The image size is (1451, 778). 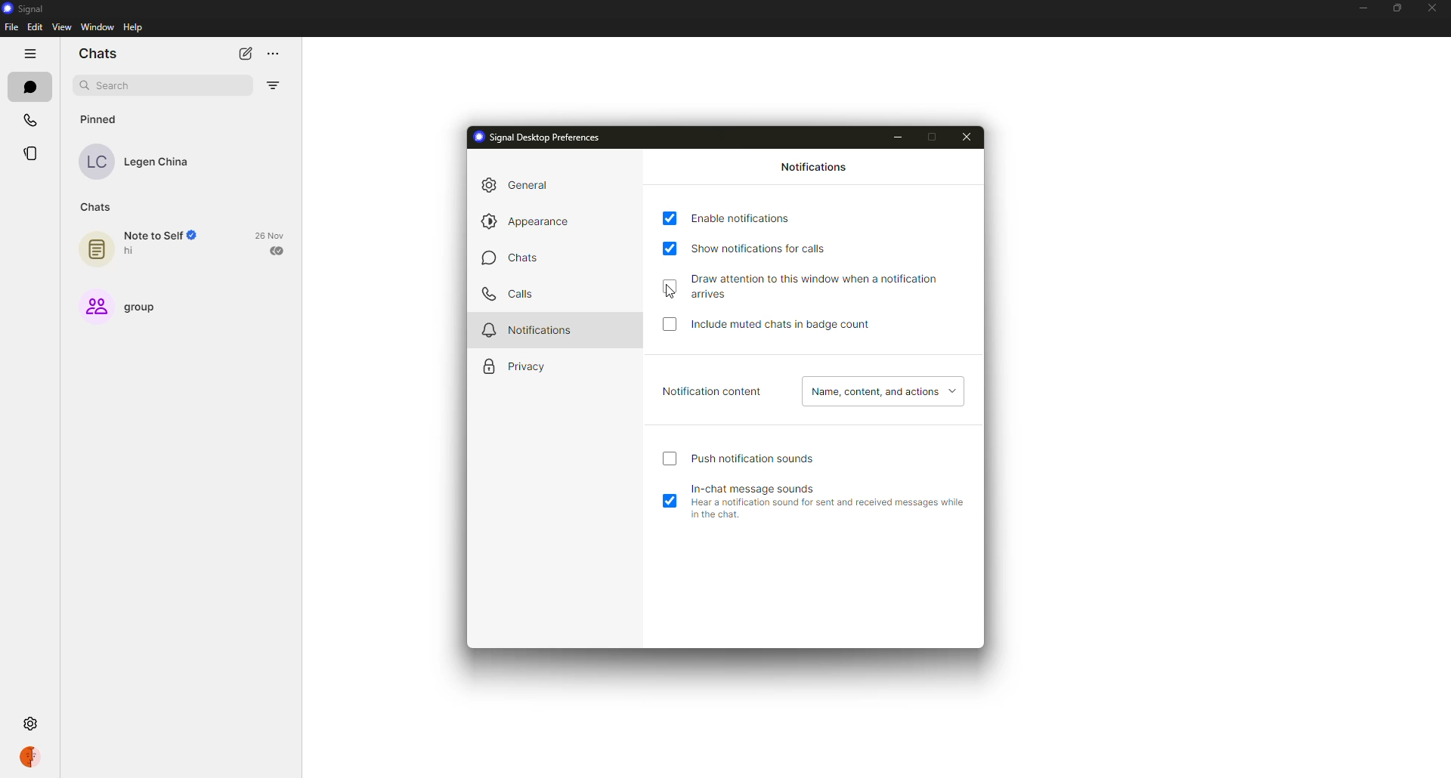 What do you see at coordinates (967, 136) in the screenshot?
I see `close` at bounding box center [967, 136].